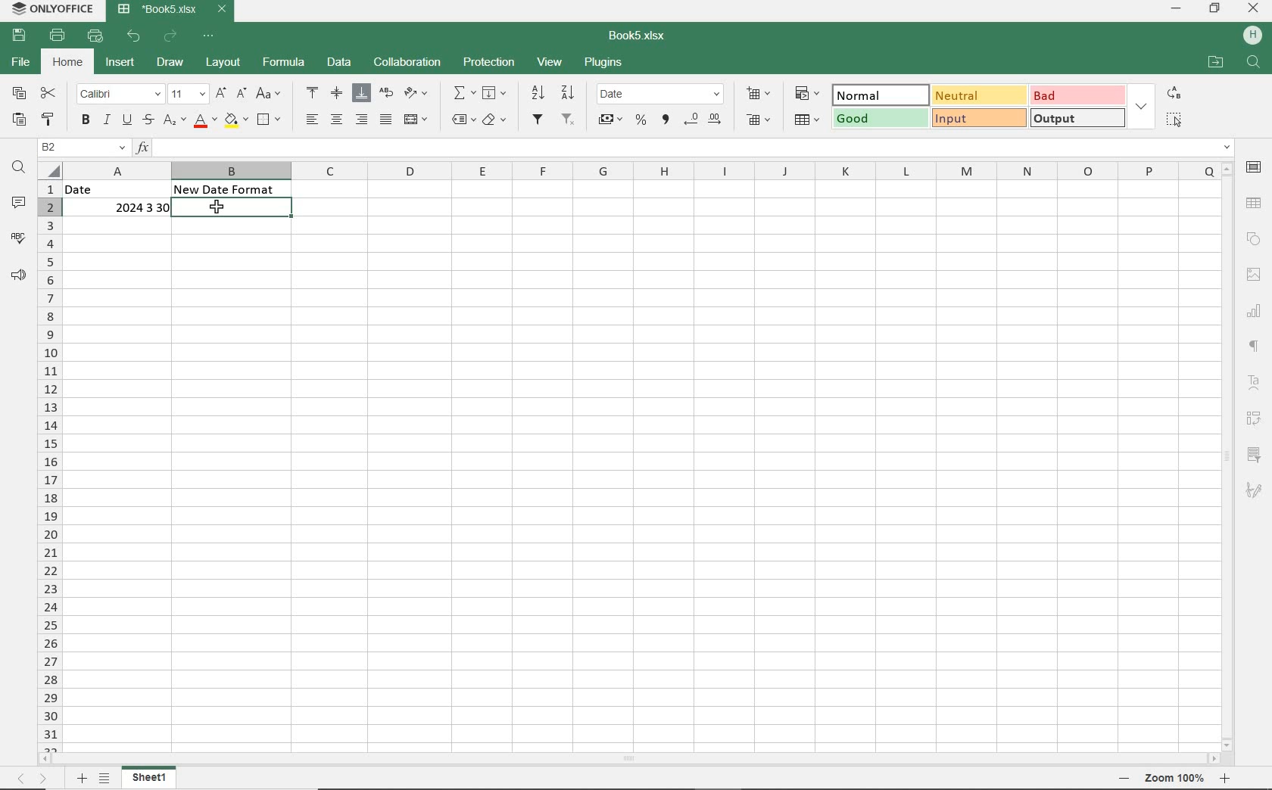 The width and height of the screenshot is (1272, 790). Describe the element at coordinates (127, 121) in the screenshot. I see `UNDERLINE` at that location.